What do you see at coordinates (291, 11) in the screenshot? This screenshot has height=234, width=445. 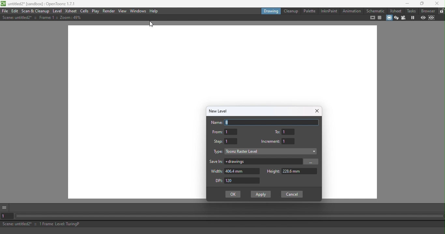 I see `Cleanup` at bounding box center [291, 11].